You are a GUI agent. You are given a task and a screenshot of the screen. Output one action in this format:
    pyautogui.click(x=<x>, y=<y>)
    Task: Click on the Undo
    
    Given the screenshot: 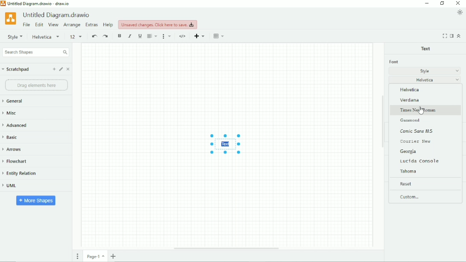 What is the action you would take?
    pyautogui.click(x=94, y=36)
    